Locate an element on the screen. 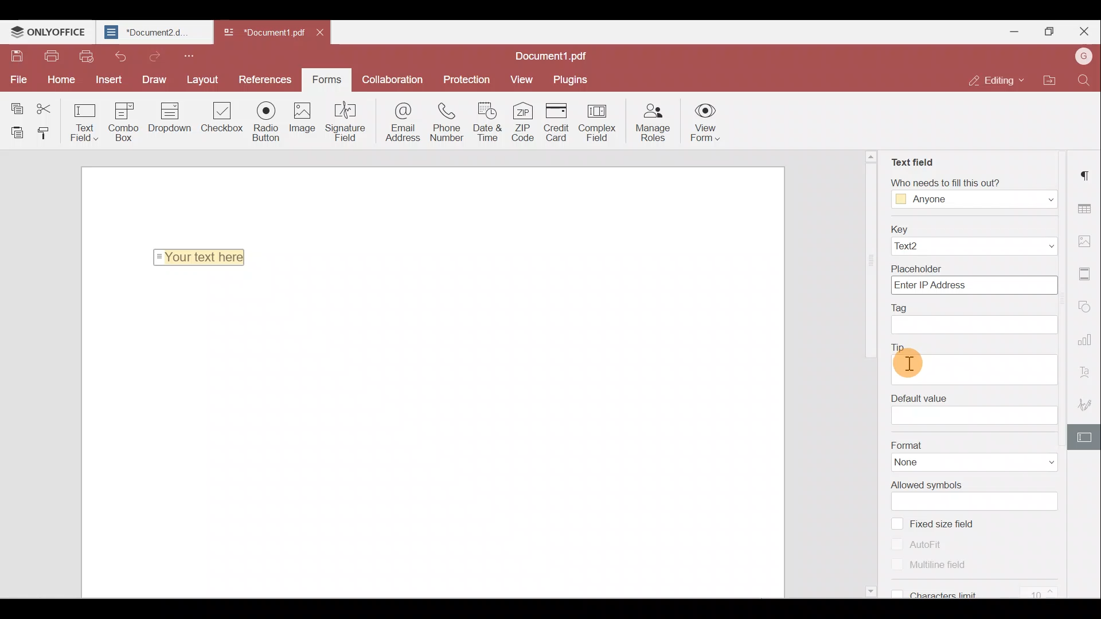 The image size is (1101, 619). checkbox is located at coordinates (897, 543).